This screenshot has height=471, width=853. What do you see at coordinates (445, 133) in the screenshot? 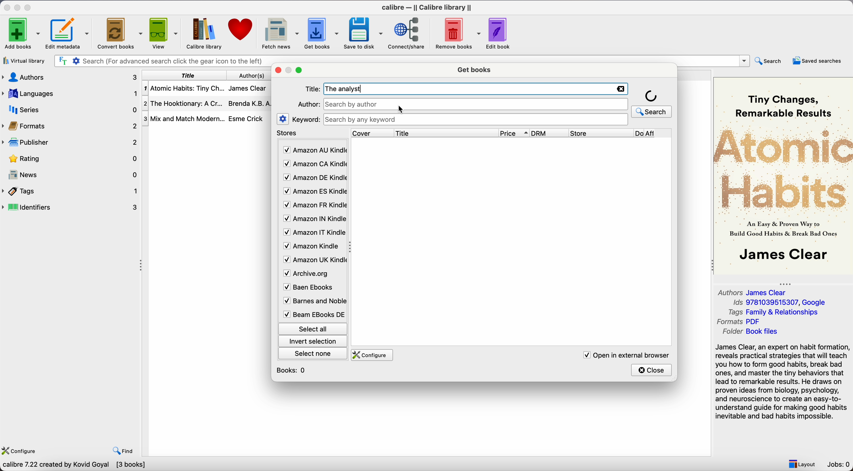
I see `title` at bounding box center [445, 133].